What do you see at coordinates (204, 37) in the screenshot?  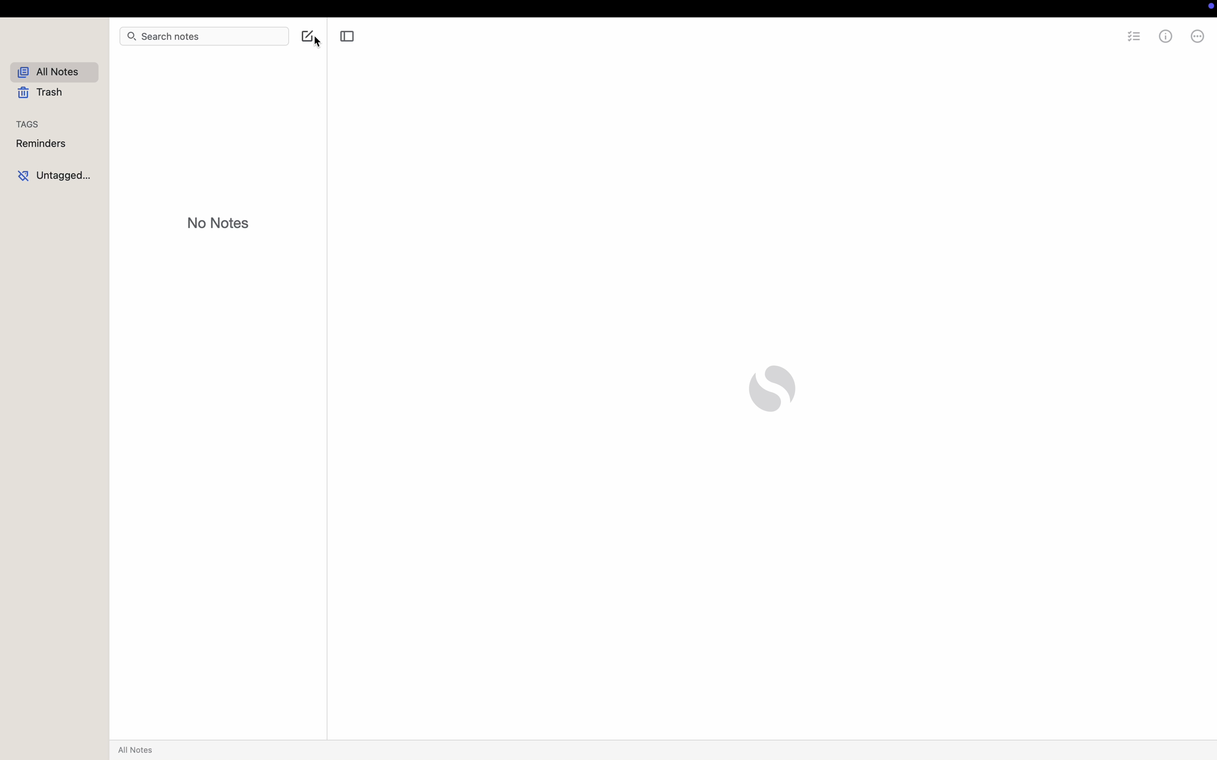 I see `search notes` at bounding box center [204, 37].